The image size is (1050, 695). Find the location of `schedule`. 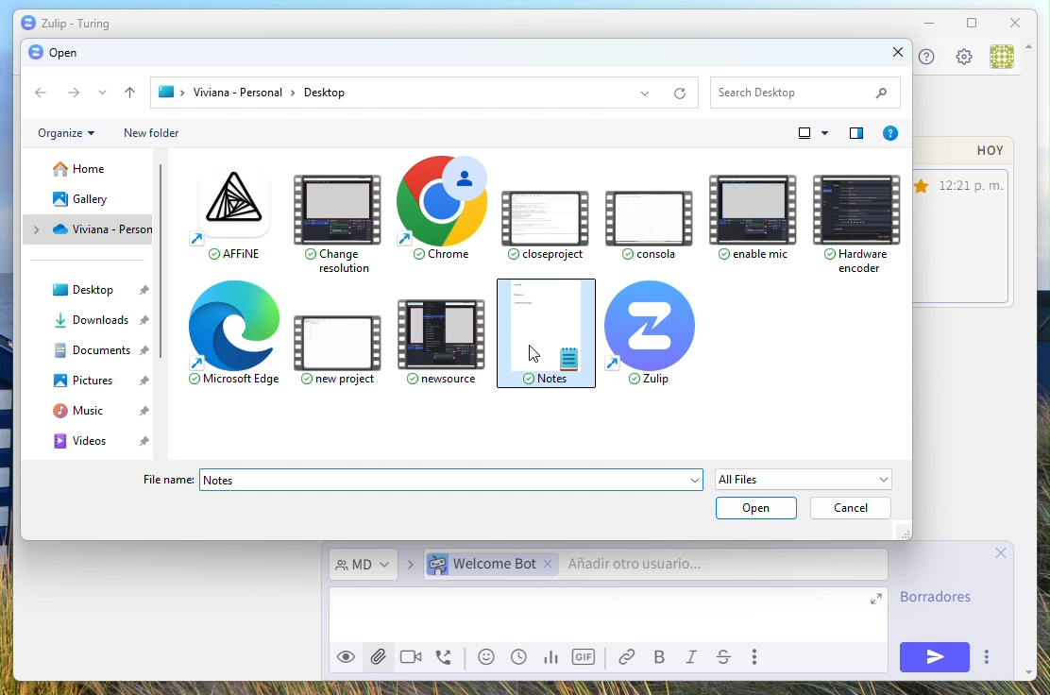

schedule is located at coordinates (519, 657).